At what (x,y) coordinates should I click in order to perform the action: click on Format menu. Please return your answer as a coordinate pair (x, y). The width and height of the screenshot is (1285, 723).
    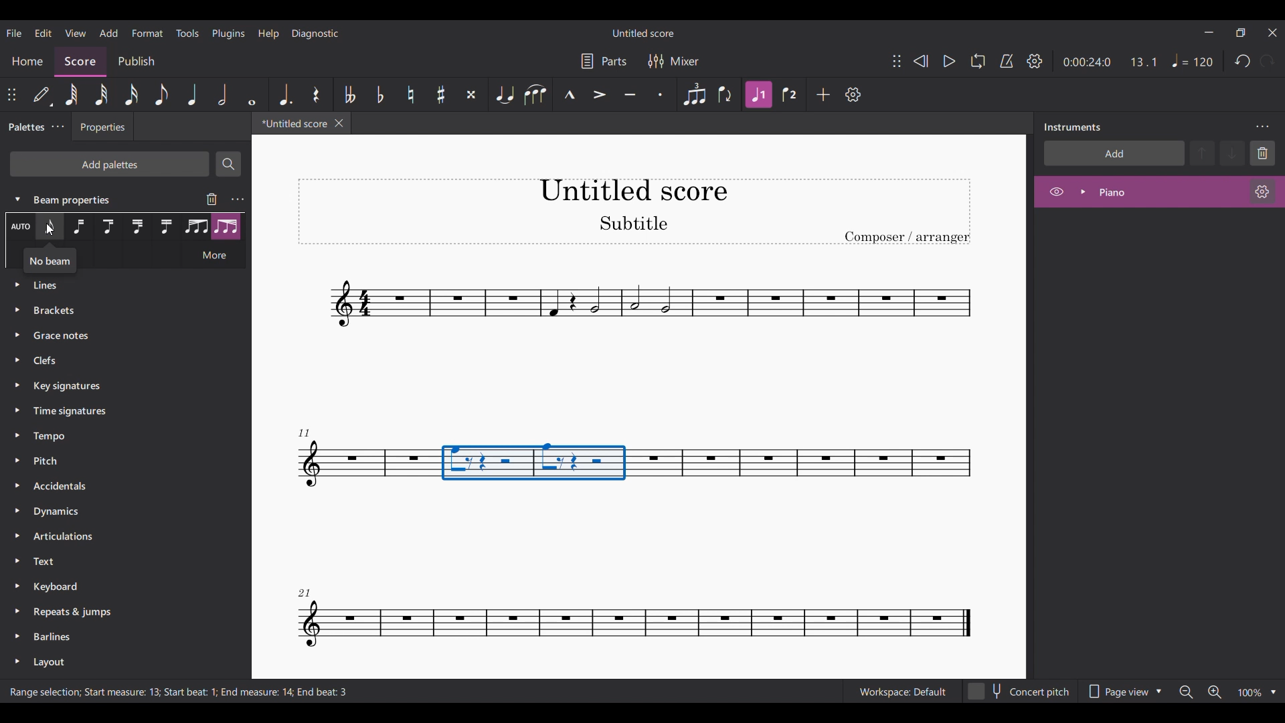
    Looking at the image, I should click on (147, 33).